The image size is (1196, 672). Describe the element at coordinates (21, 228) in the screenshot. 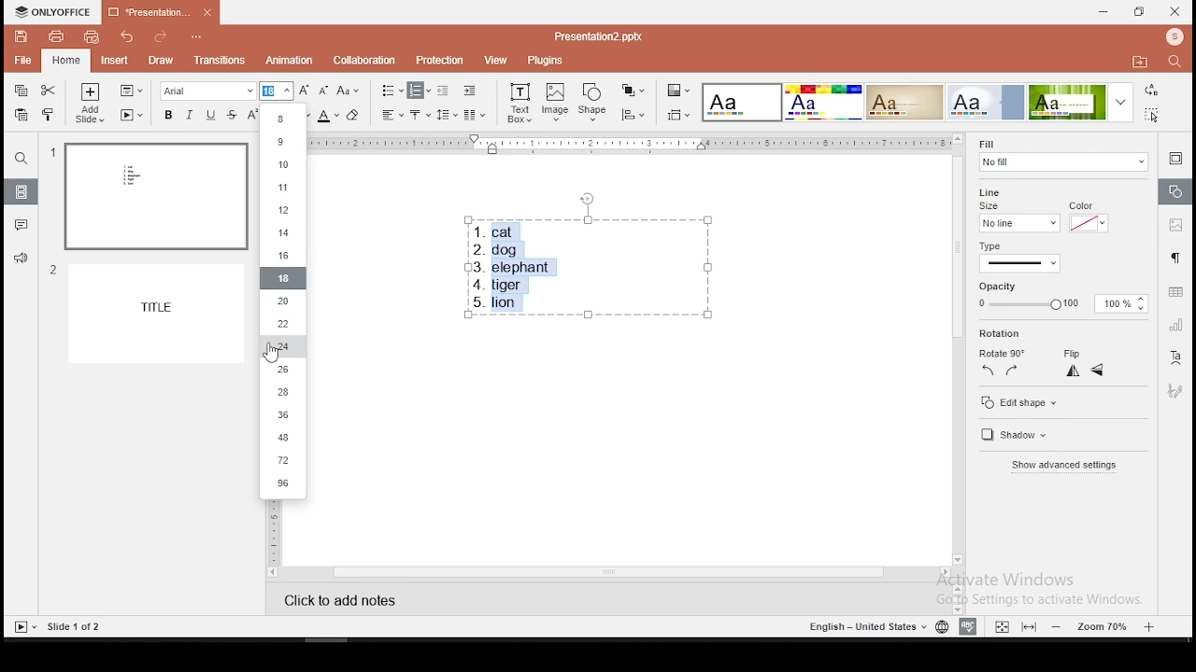

I see `comments` at that location.